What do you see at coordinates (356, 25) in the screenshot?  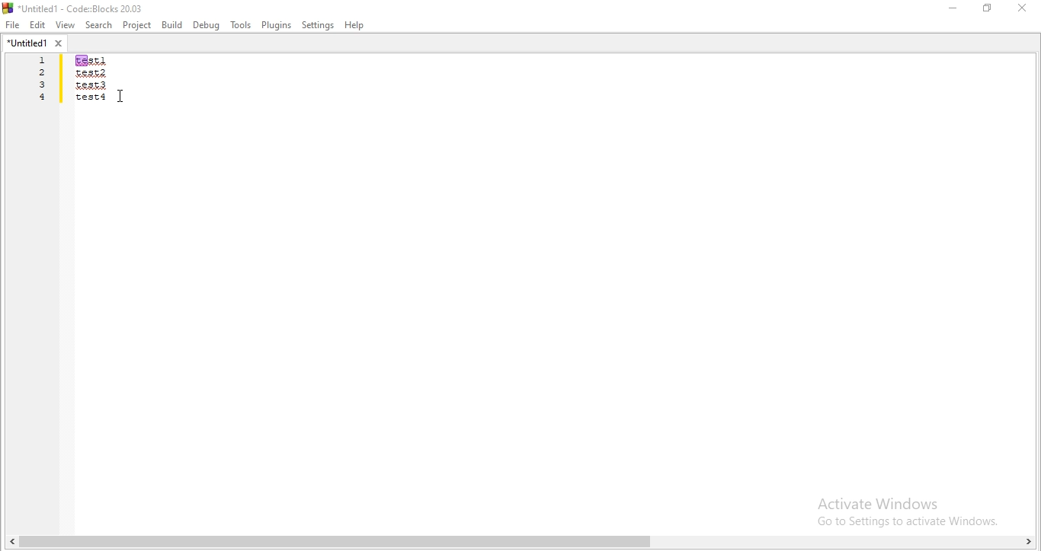 I see `help` at bounding box center [356, 25].